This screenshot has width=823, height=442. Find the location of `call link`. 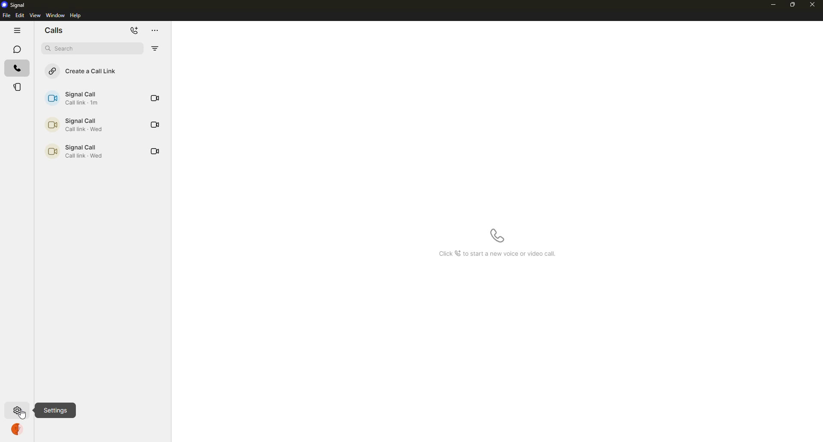

call link is located at coordinates (73, 98).